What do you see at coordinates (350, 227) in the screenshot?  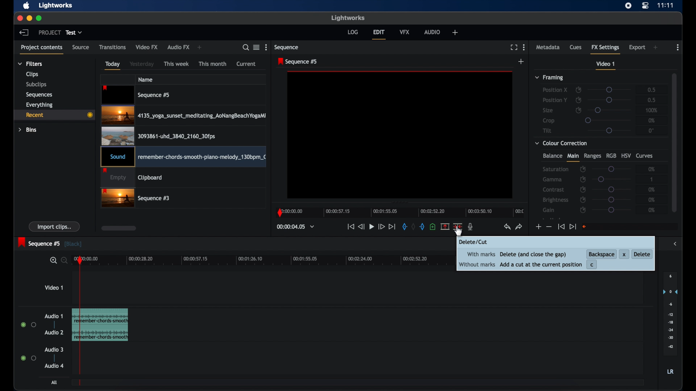 I see `jump to start` at bounding box center [350, 227].